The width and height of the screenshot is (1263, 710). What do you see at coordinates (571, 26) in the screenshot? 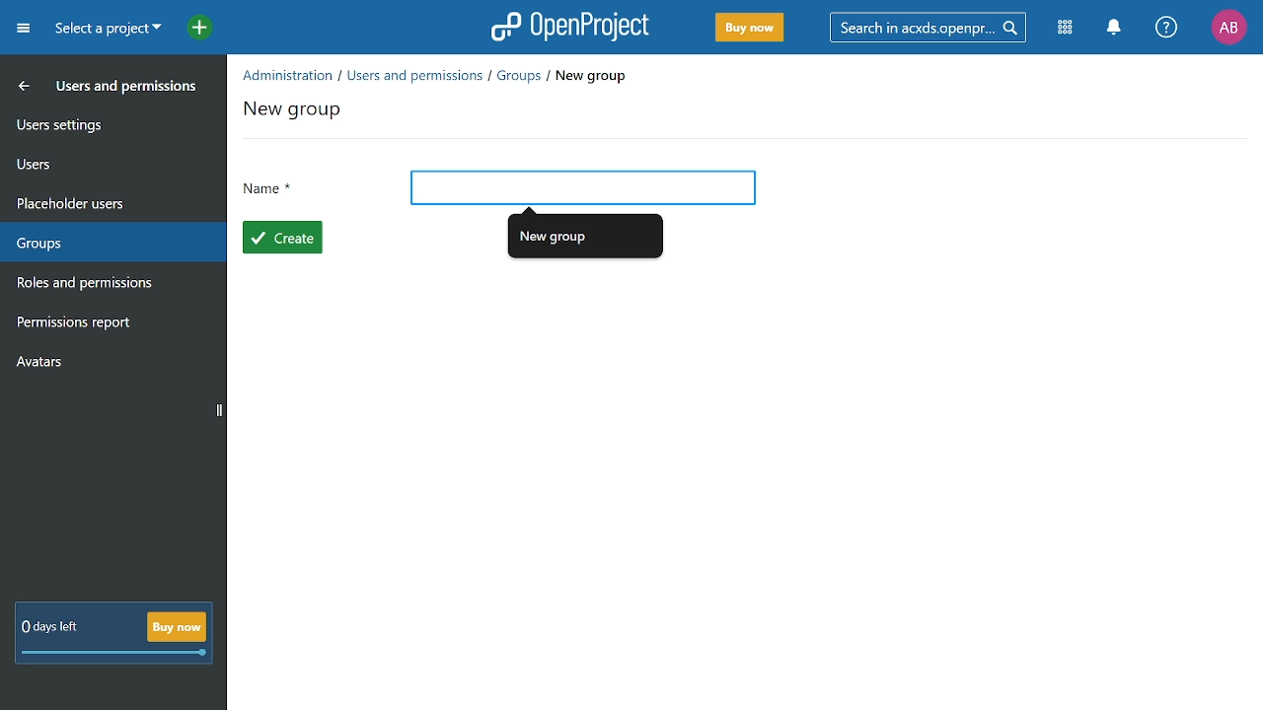
I see `OpenProject logo` at bounding box center [571, 26].